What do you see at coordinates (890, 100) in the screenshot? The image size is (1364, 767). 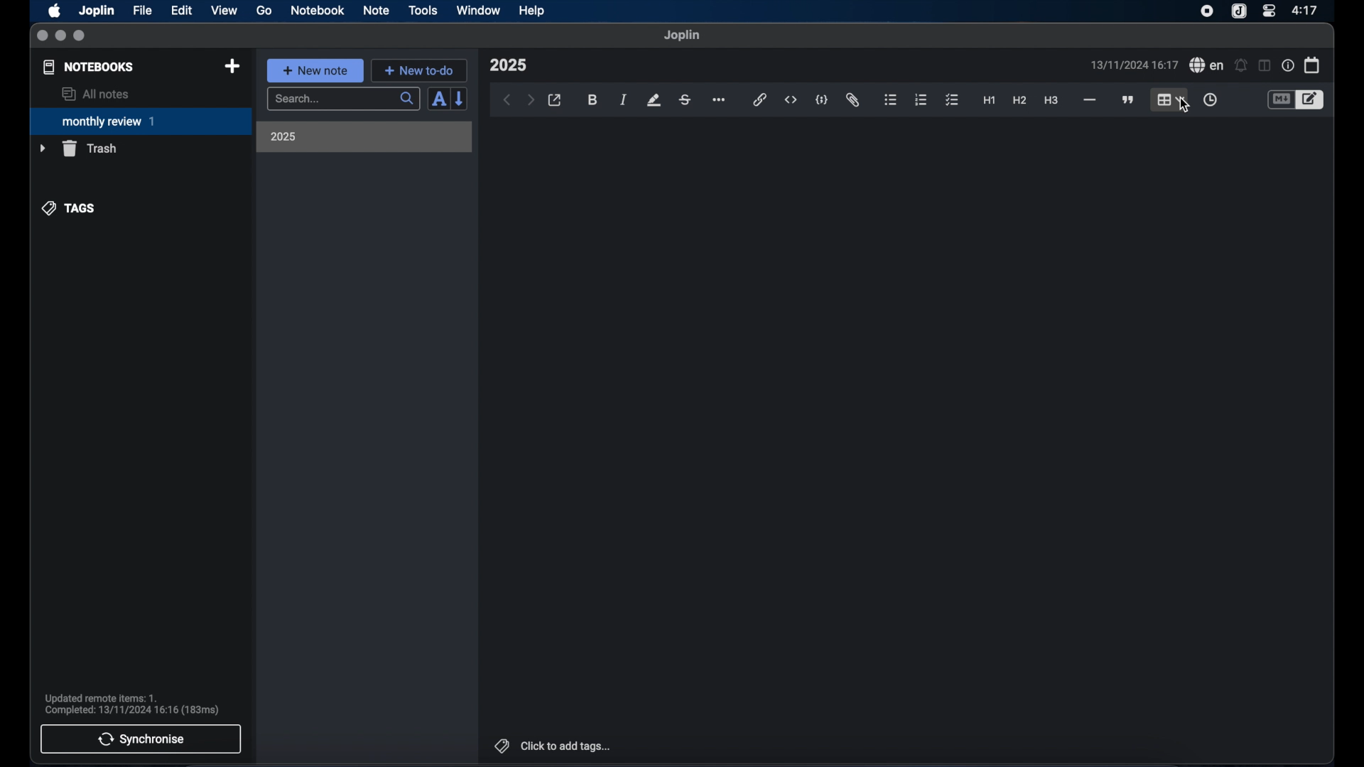 I see `bulleted list` at bounding box center [890, 100].